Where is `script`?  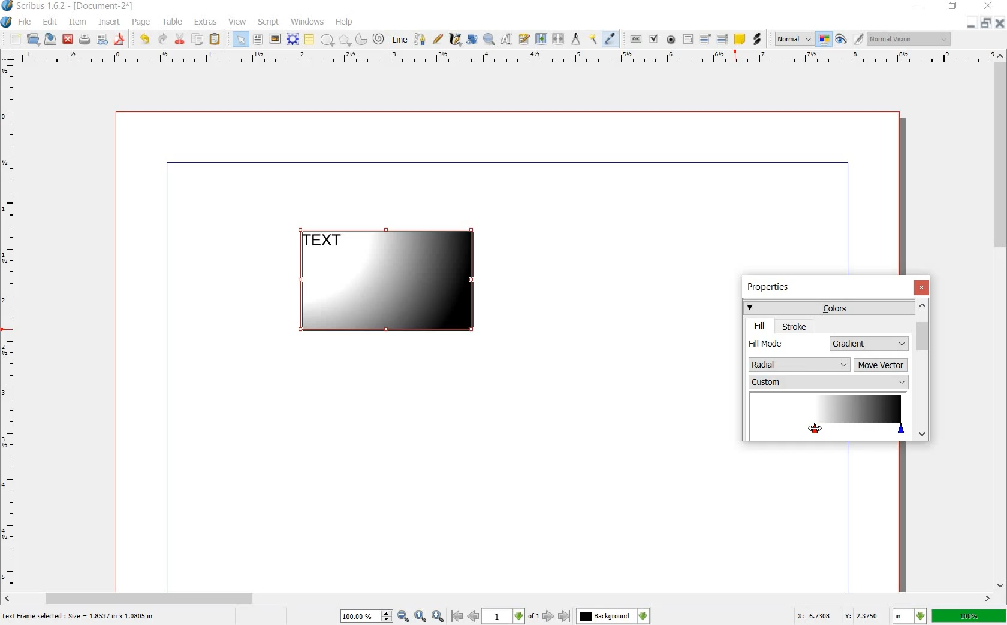 script is located at coordinates (269, 22).